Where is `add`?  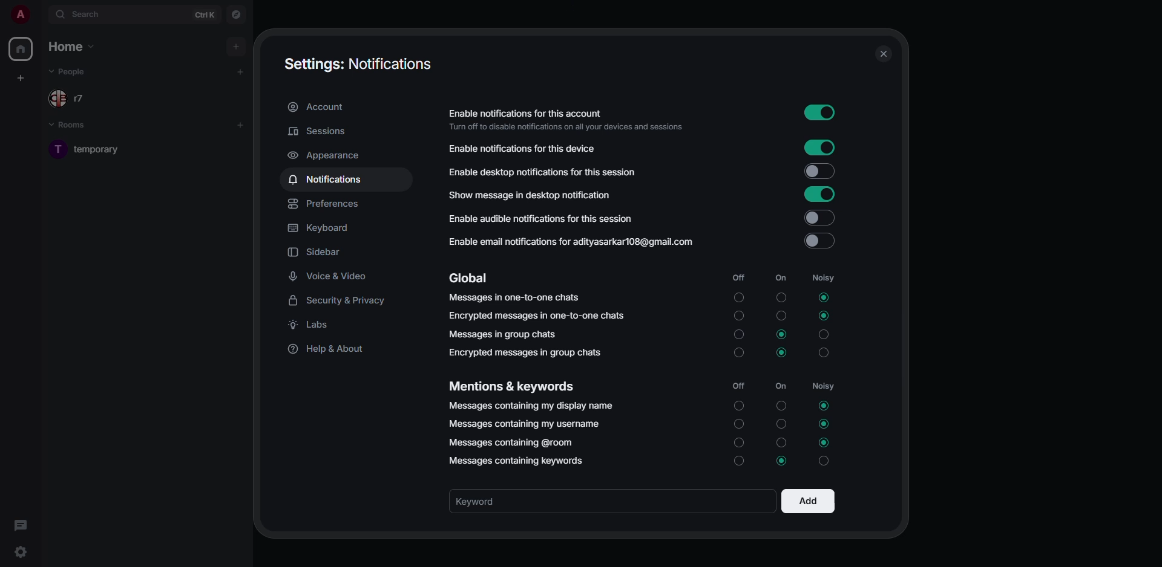 add is located at coordinates (808, 500).